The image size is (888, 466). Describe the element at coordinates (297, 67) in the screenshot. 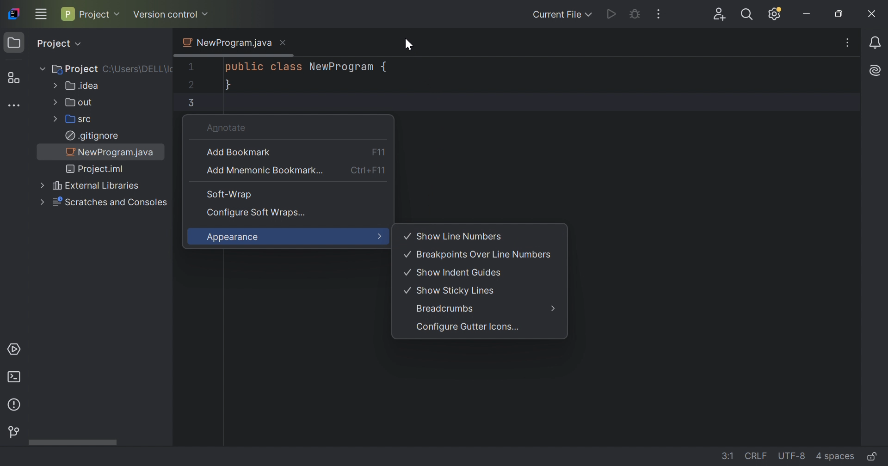

I see `public class NewProgram {` at that location.